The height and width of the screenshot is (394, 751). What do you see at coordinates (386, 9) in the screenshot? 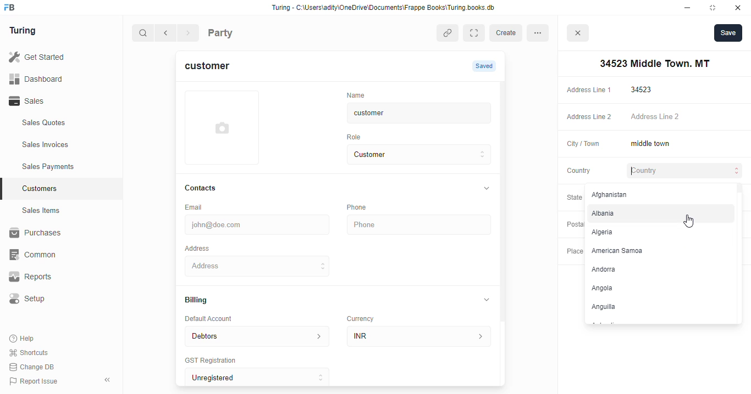
I see `Turing - C:\Users\adity\OneDrive\Documents\Frappe Books\Turing books. db` at bounding box center [386, 9].